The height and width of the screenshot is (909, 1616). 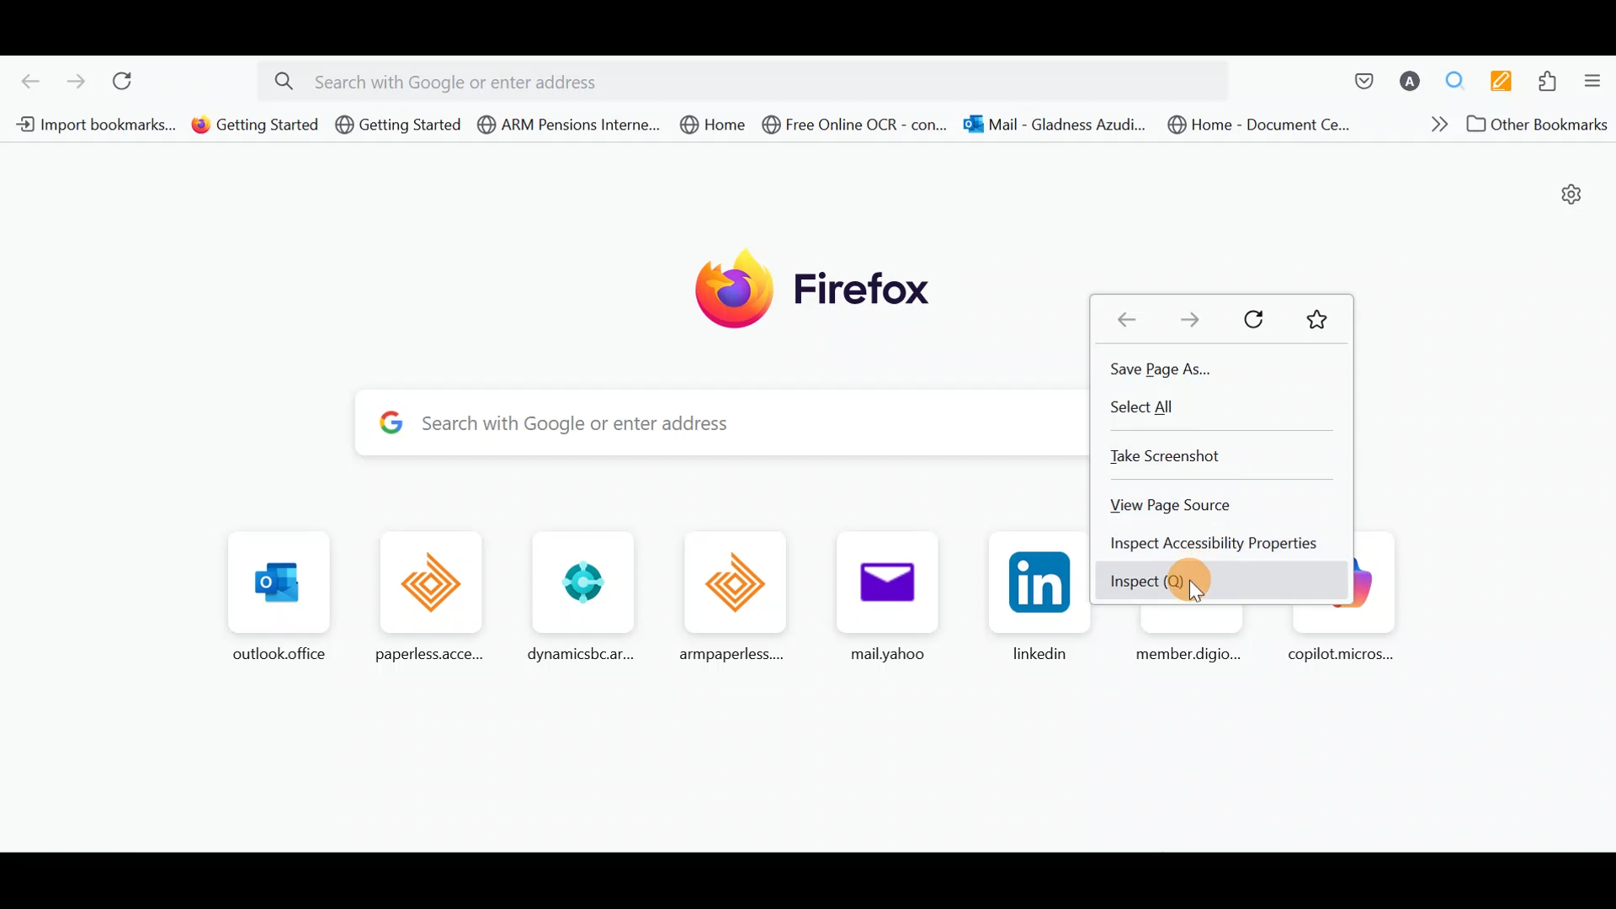 I want to click on View page source, so click(x=1185, y=506).